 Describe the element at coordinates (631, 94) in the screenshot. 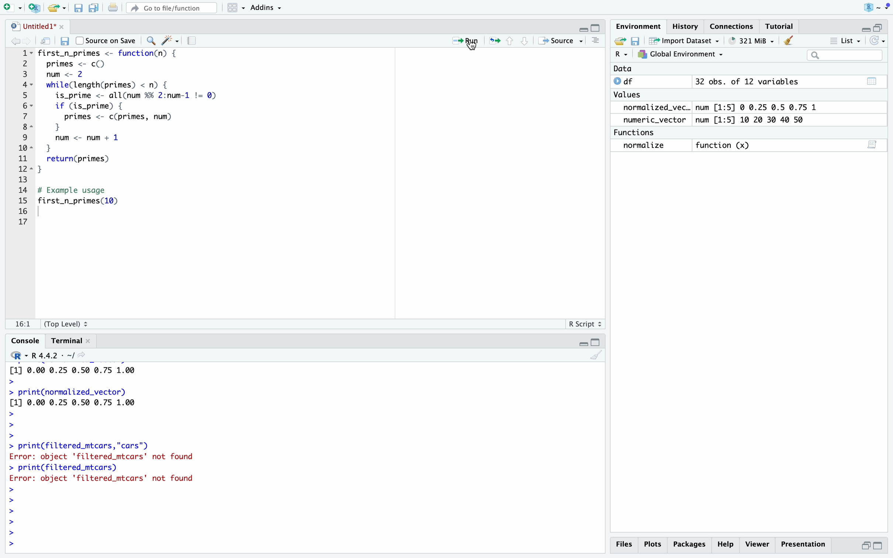

I see `Values` at that location.